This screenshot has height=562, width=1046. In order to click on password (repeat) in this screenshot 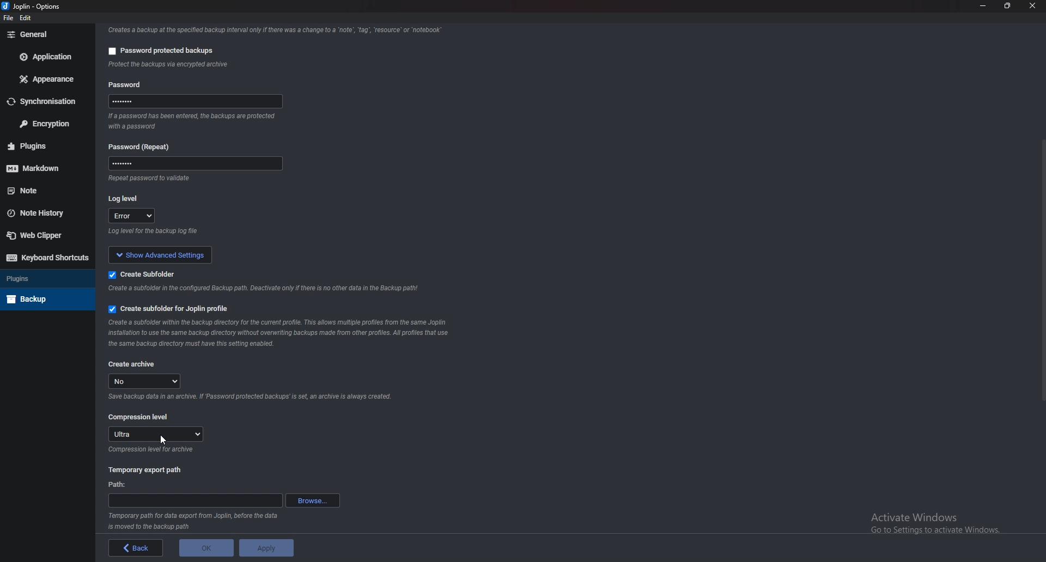, I will do `click(143, 146)`.